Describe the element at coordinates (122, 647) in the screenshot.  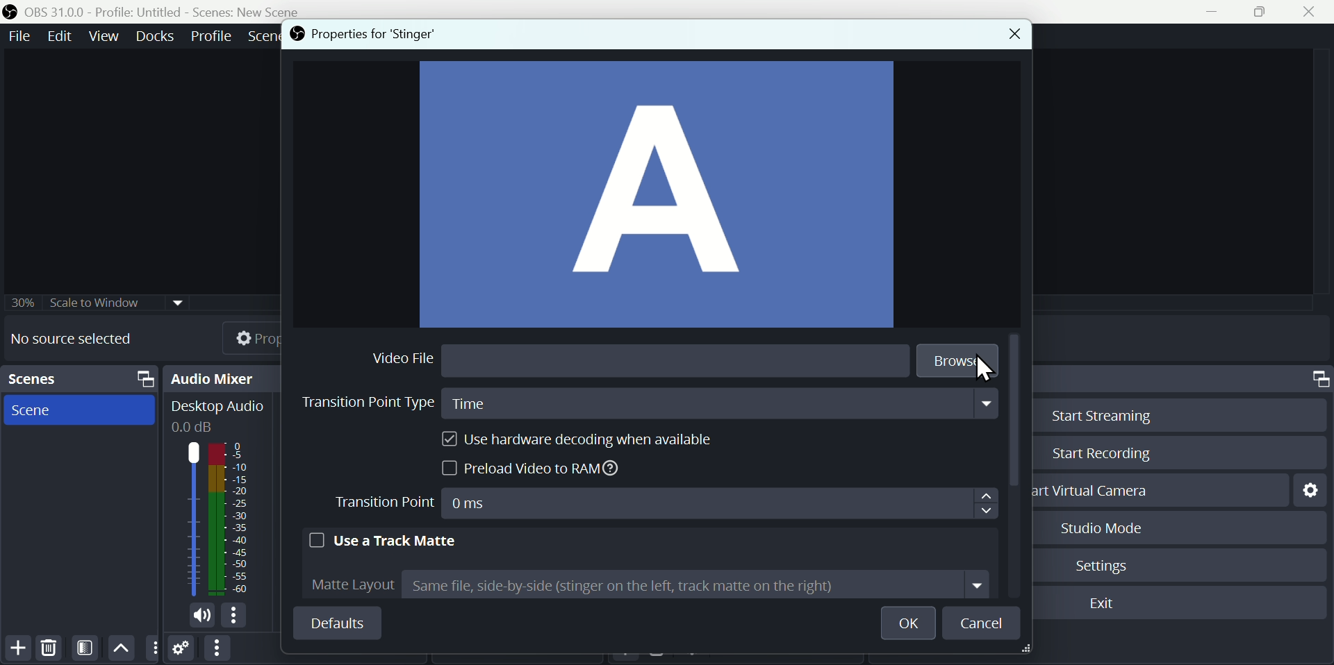
I see `Up` at that location.